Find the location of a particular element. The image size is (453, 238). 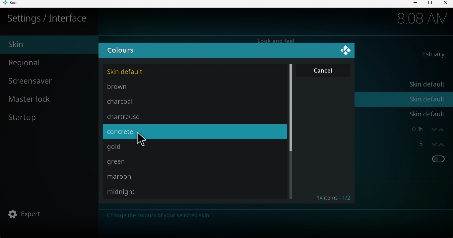

Zoom is located at coordinates (404, 129).